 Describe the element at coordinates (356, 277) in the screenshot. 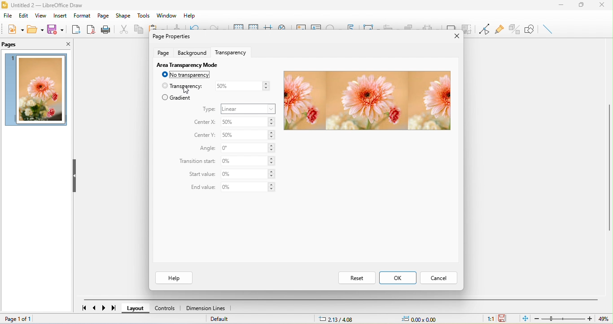

I see `reset` at that location.